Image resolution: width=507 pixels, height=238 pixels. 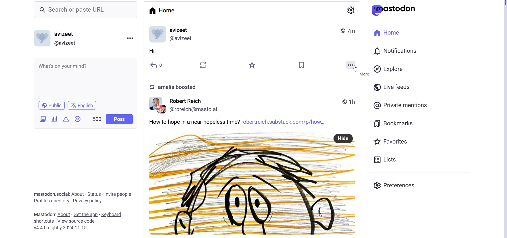 What do you see at coordinates (350, 10) in the screenshot?
I see `Setting` at bounding box center [350, 10].